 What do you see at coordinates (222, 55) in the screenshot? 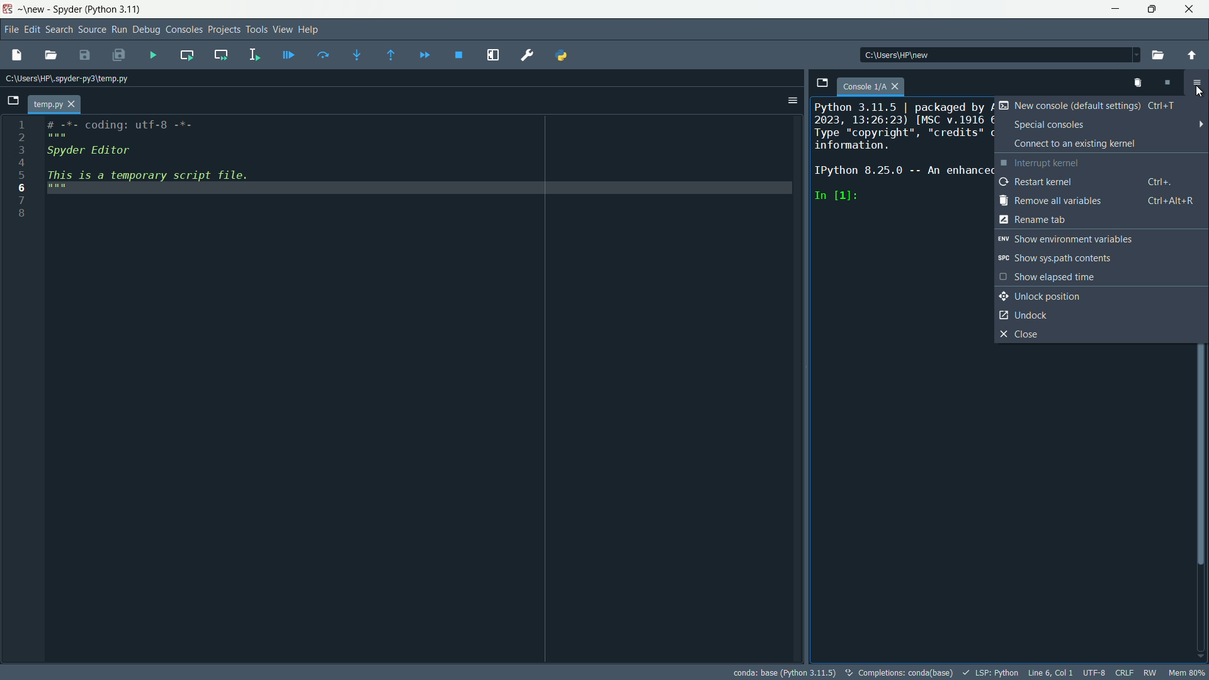
I see `run current cell and go to the next one` at bounding box center [222, 55].